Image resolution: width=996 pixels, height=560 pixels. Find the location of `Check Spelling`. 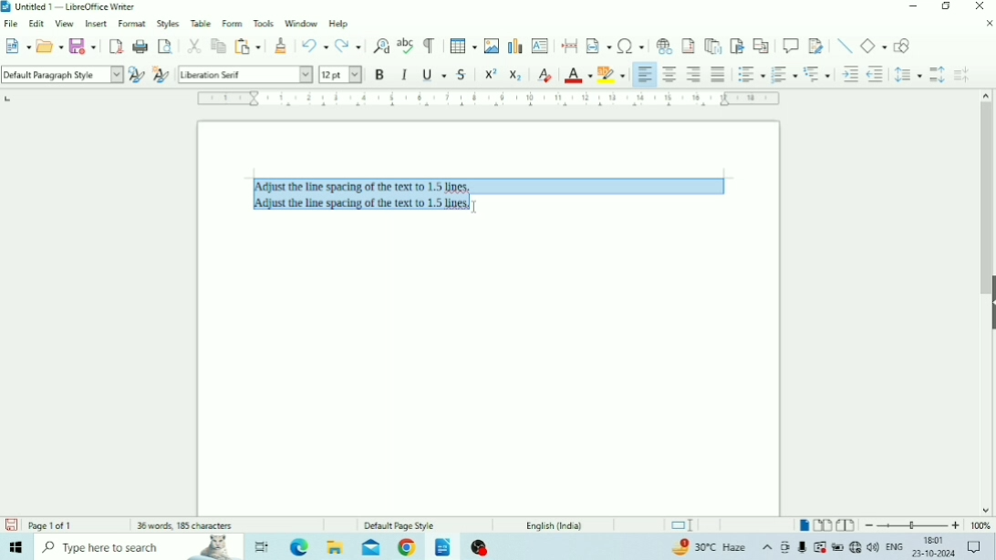

Check Spelling is located at coordinates (406, 46).